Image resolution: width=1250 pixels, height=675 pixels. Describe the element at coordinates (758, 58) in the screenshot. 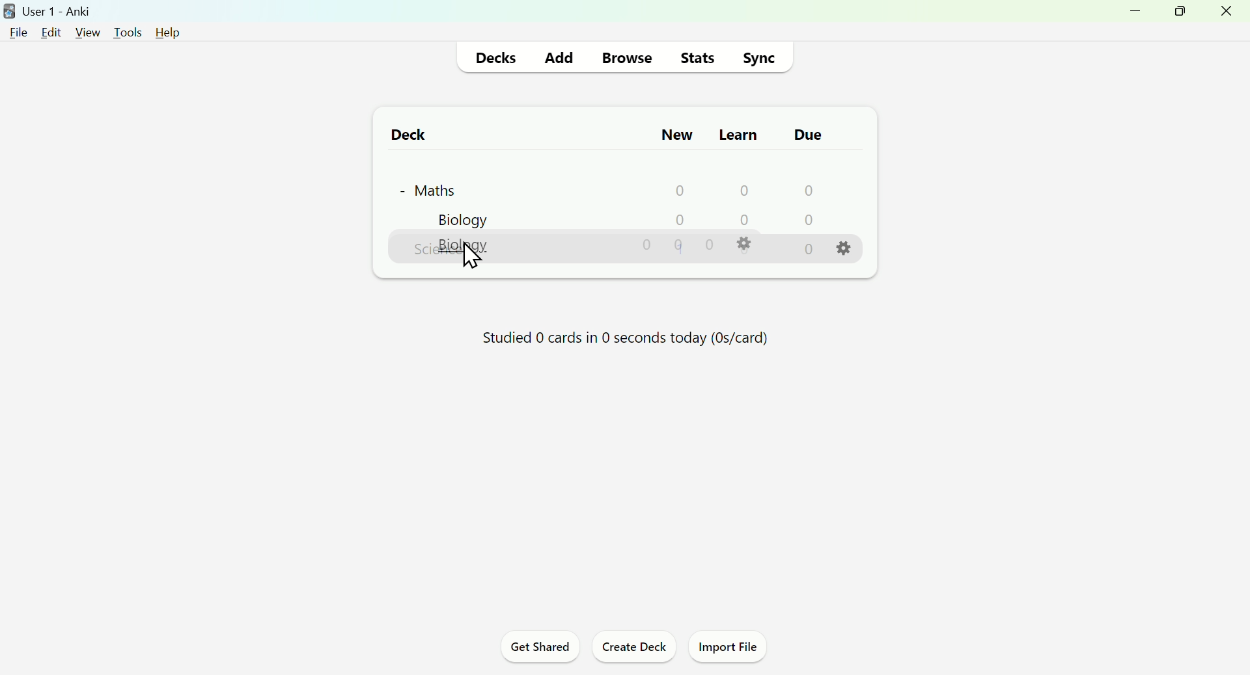

I see `Sync` at that location.